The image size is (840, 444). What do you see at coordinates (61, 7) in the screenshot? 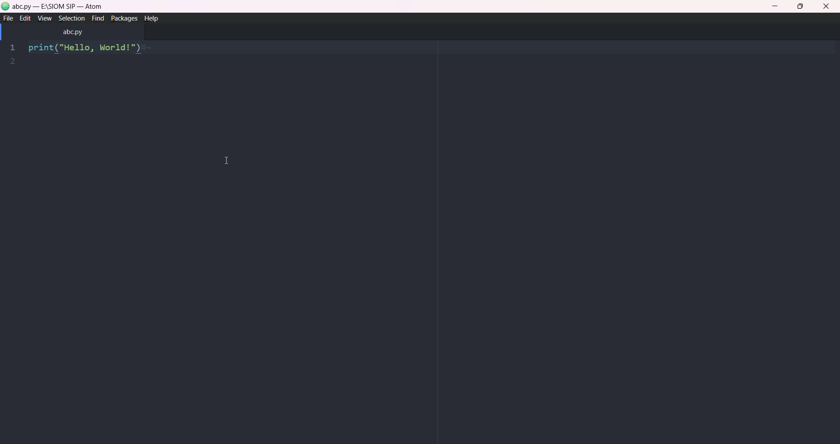
I see `title` at bounding box center [61, 7].